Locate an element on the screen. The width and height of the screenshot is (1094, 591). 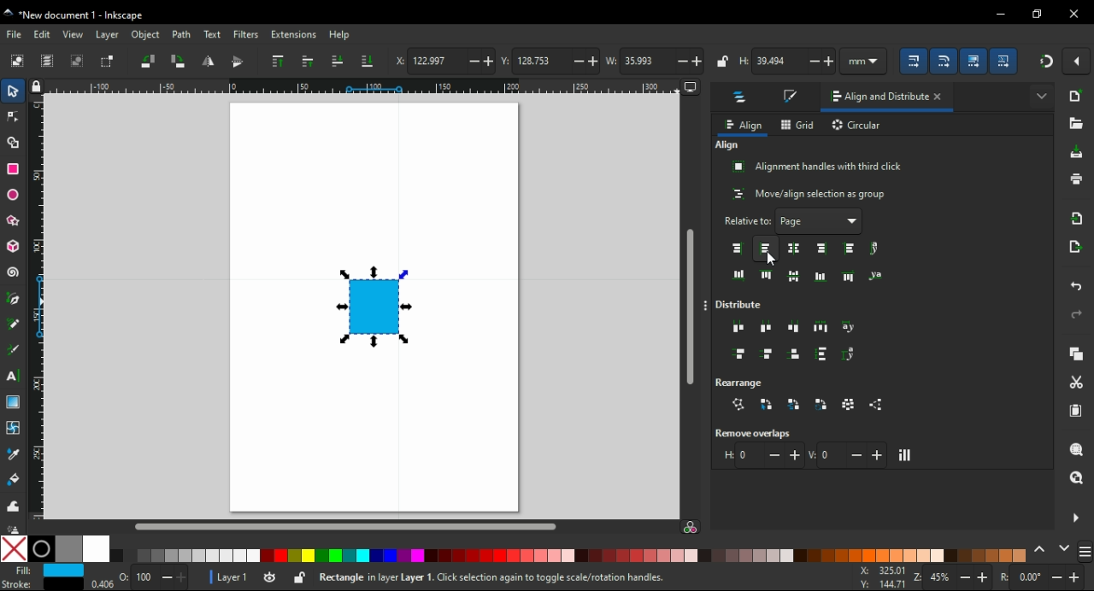
show is located at coordinates (855, 221).